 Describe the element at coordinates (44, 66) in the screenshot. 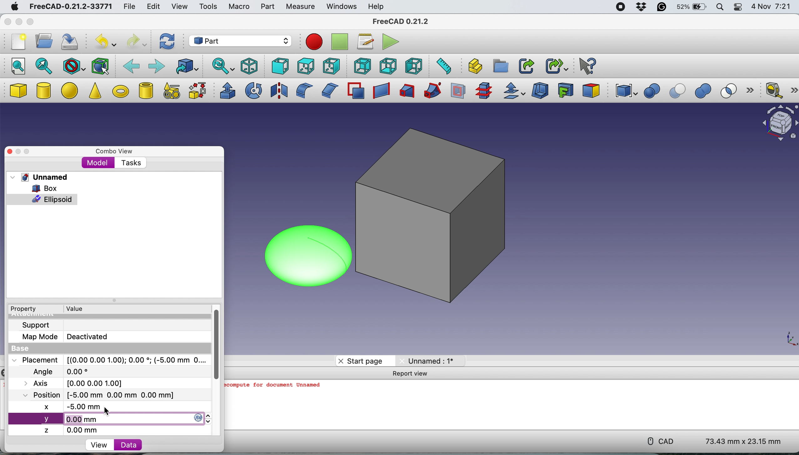

I see `fit selection` at that location.